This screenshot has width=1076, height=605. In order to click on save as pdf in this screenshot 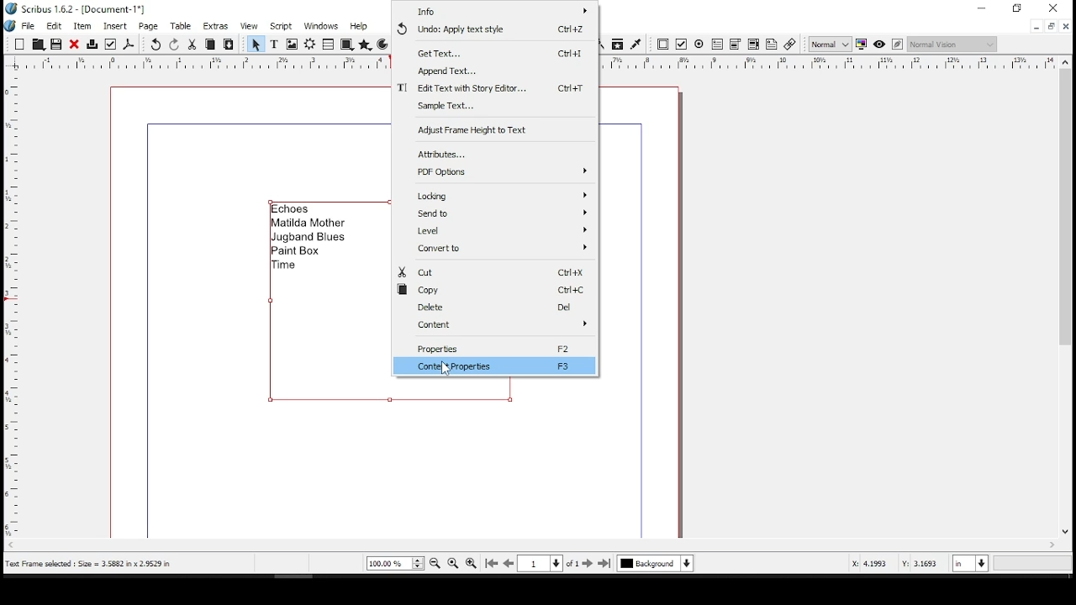, I will do `click(129, 45)`.